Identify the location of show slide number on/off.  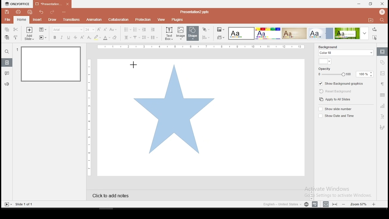
(336, 109).